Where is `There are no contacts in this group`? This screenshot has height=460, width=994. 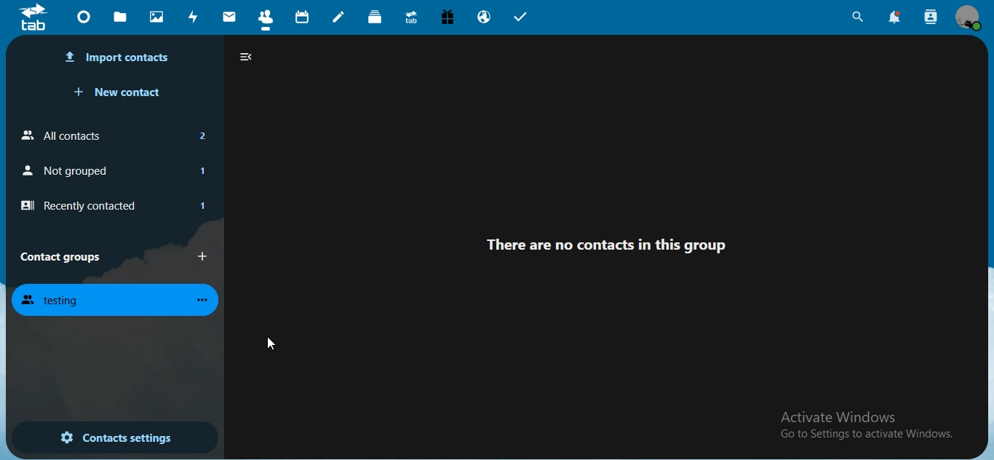 There are no contacts in this group is located at coordinates (617, 242).